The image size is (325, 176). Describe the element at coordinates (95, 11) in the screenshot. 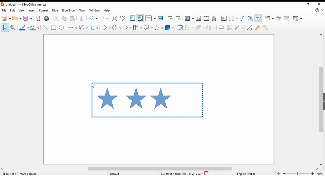

I see `window` at that location.